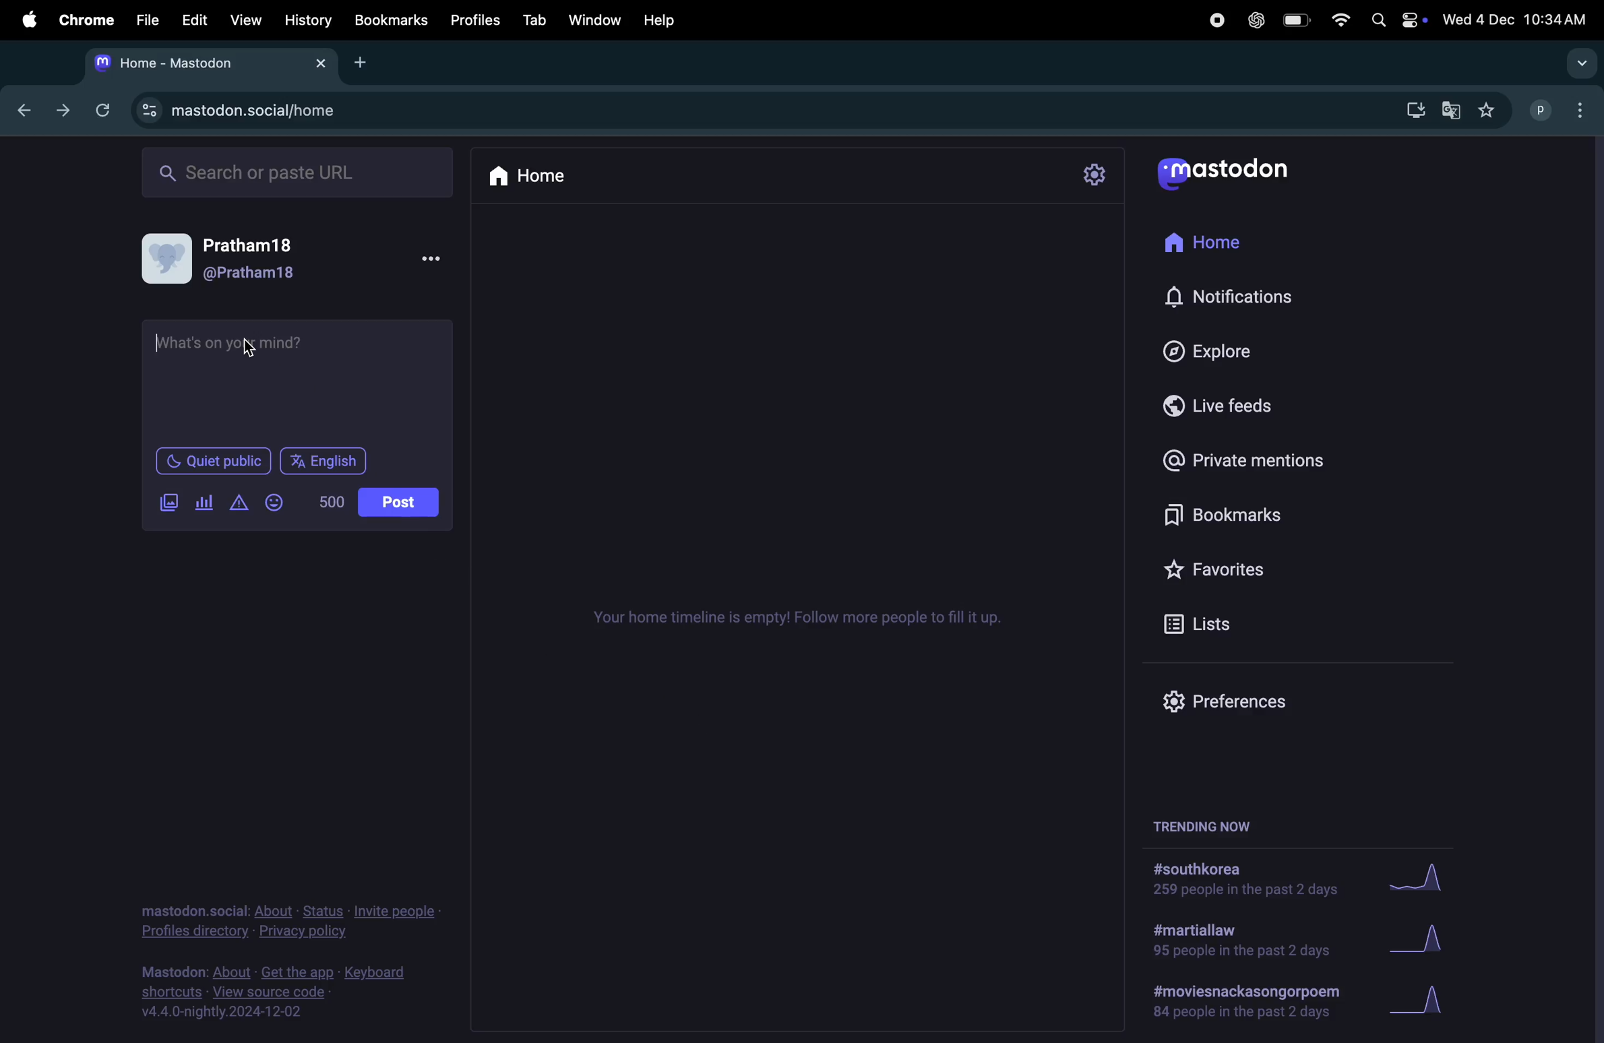 This screenshot has height=1043, width=1604. What do you see at coordinates (207, 63) in the screenshot?
I see `Mastodon tab` at bounding box center [207, 63].